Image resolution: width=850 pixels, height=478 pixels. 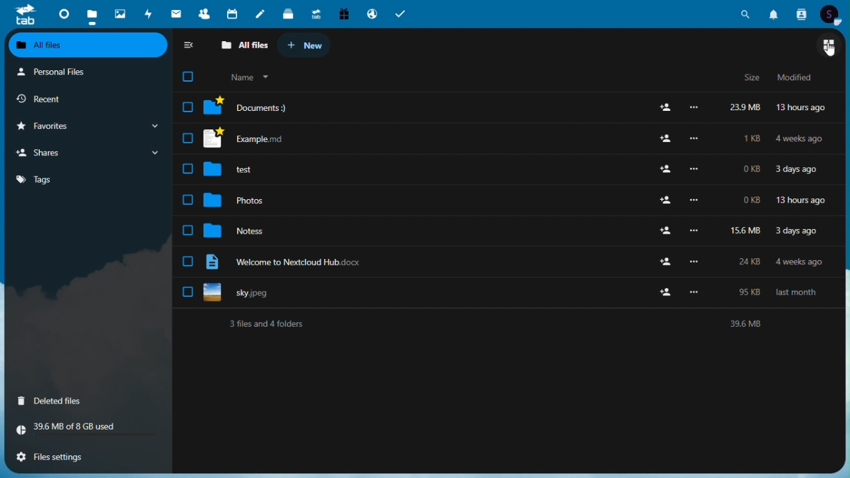 I want to click on email hosting, so click(x=371, y=13).